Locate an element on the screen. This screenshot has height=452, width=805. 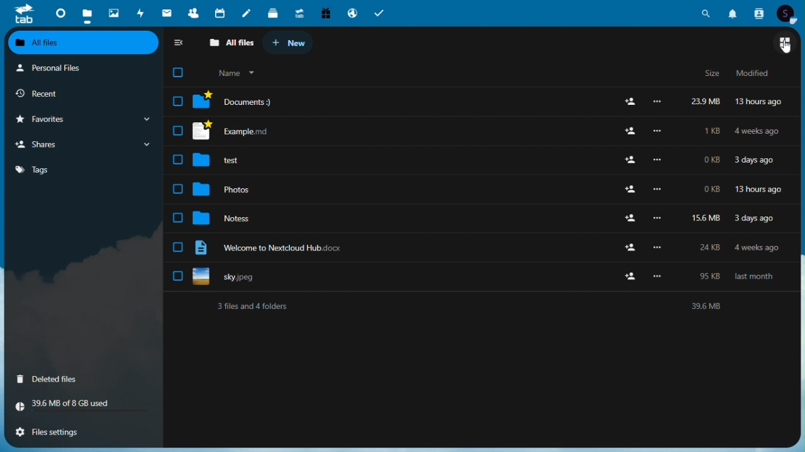
Contacts is located at coordinates (759, 13).